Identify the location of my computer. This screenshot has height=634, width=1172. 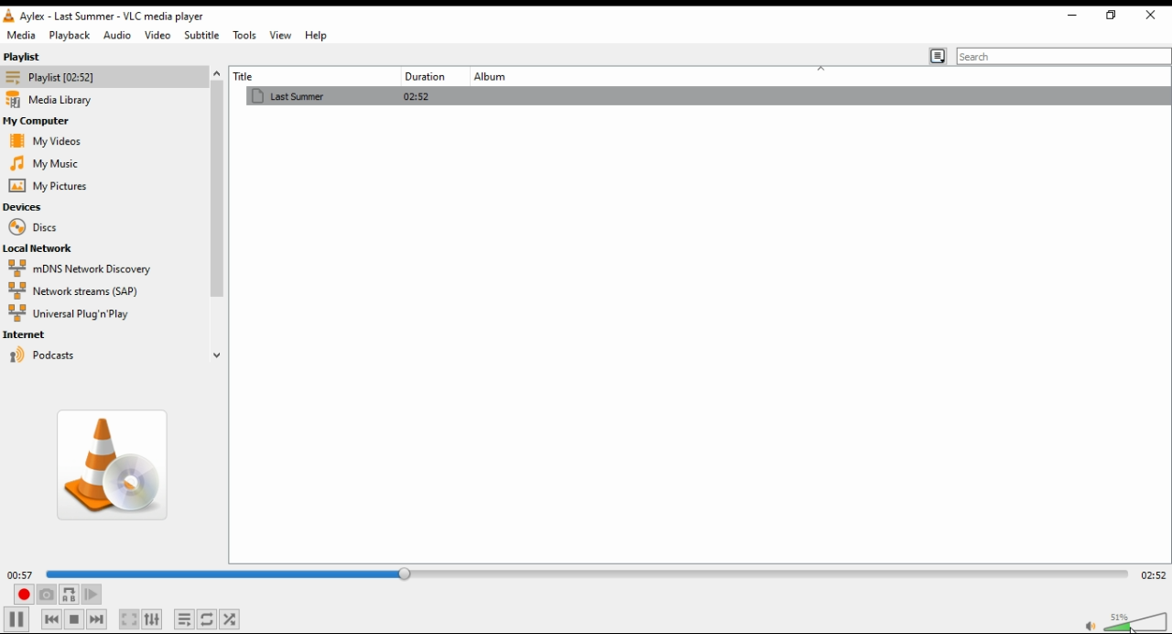
(39, 120).